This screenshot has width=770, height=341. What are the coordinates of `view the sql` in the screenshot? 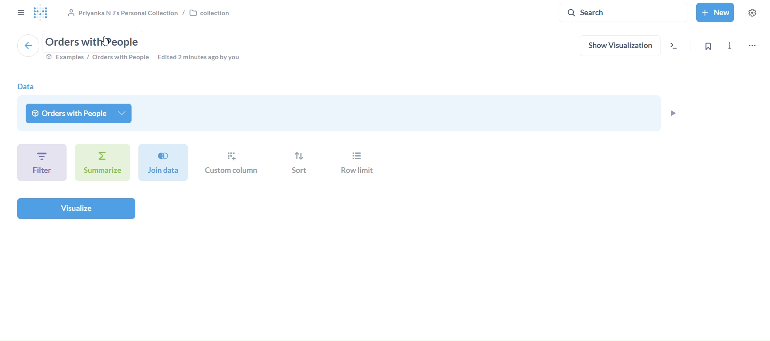 It's located at (677, 47).